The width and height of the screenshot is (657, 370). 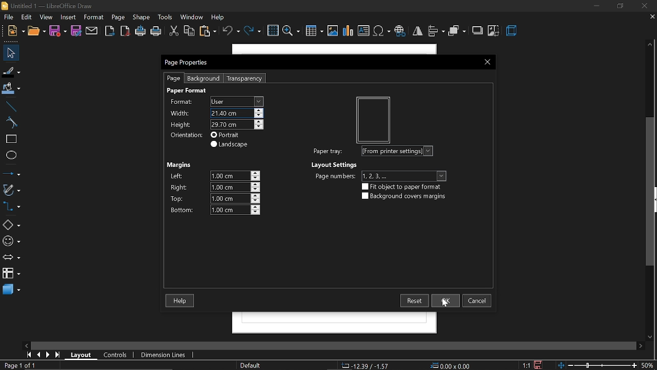 I want to click on insert hyperlink, so click(x=401, y=30).